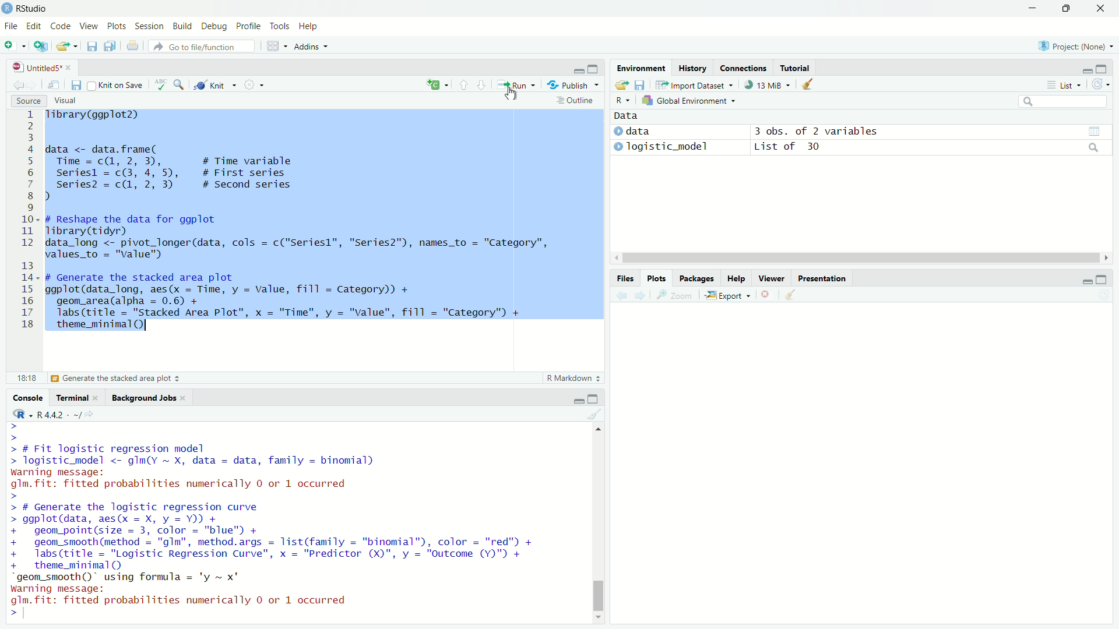 This screenshot has height=629, width=1119. What do you see at coordinates (570, 398) in the screenshot?
I see `minimise` at bounding box center [570, 398].